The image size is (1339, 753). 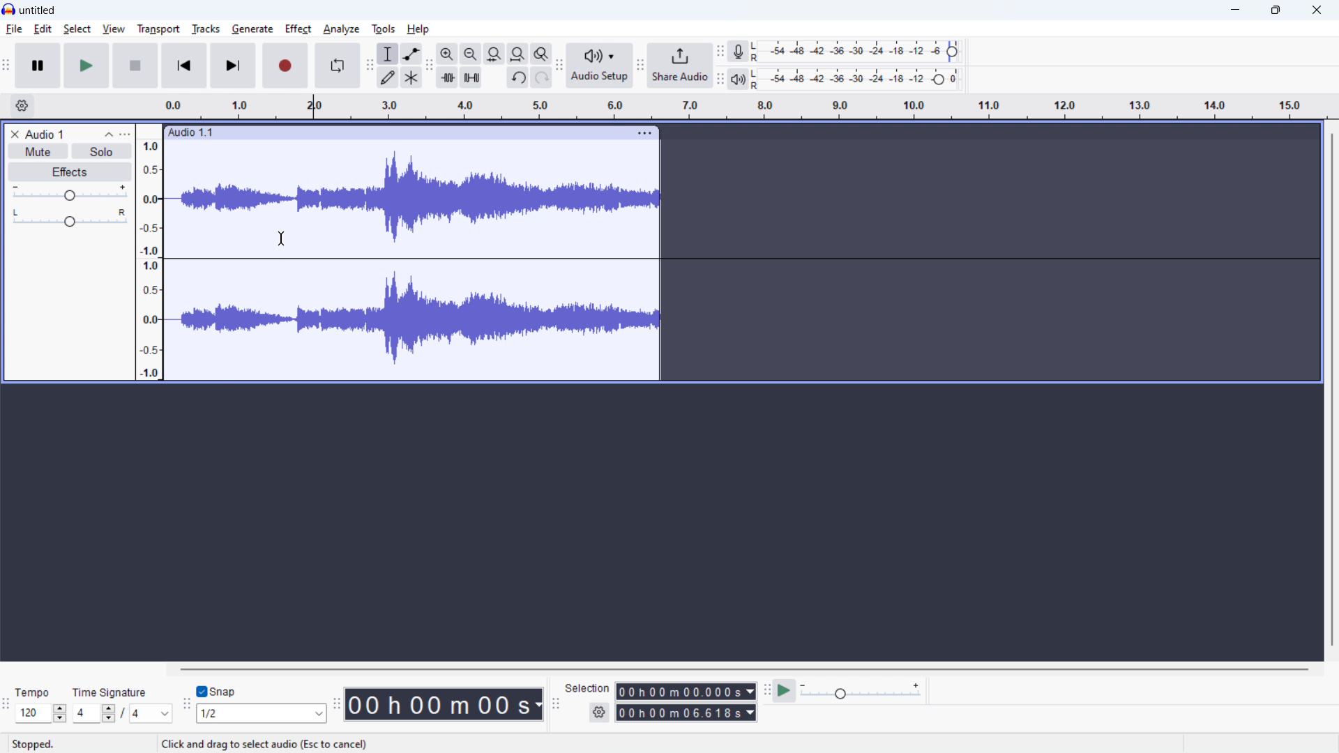 What do you see at coordinates (447, 77) in the screenshot?
I see `trim audio outside selection` at bounding box center [447, 77].